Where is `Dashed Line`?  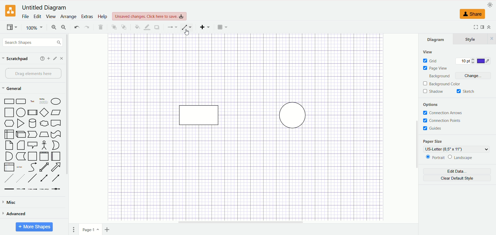
Dashed Line is located at coordinates (10, 178).